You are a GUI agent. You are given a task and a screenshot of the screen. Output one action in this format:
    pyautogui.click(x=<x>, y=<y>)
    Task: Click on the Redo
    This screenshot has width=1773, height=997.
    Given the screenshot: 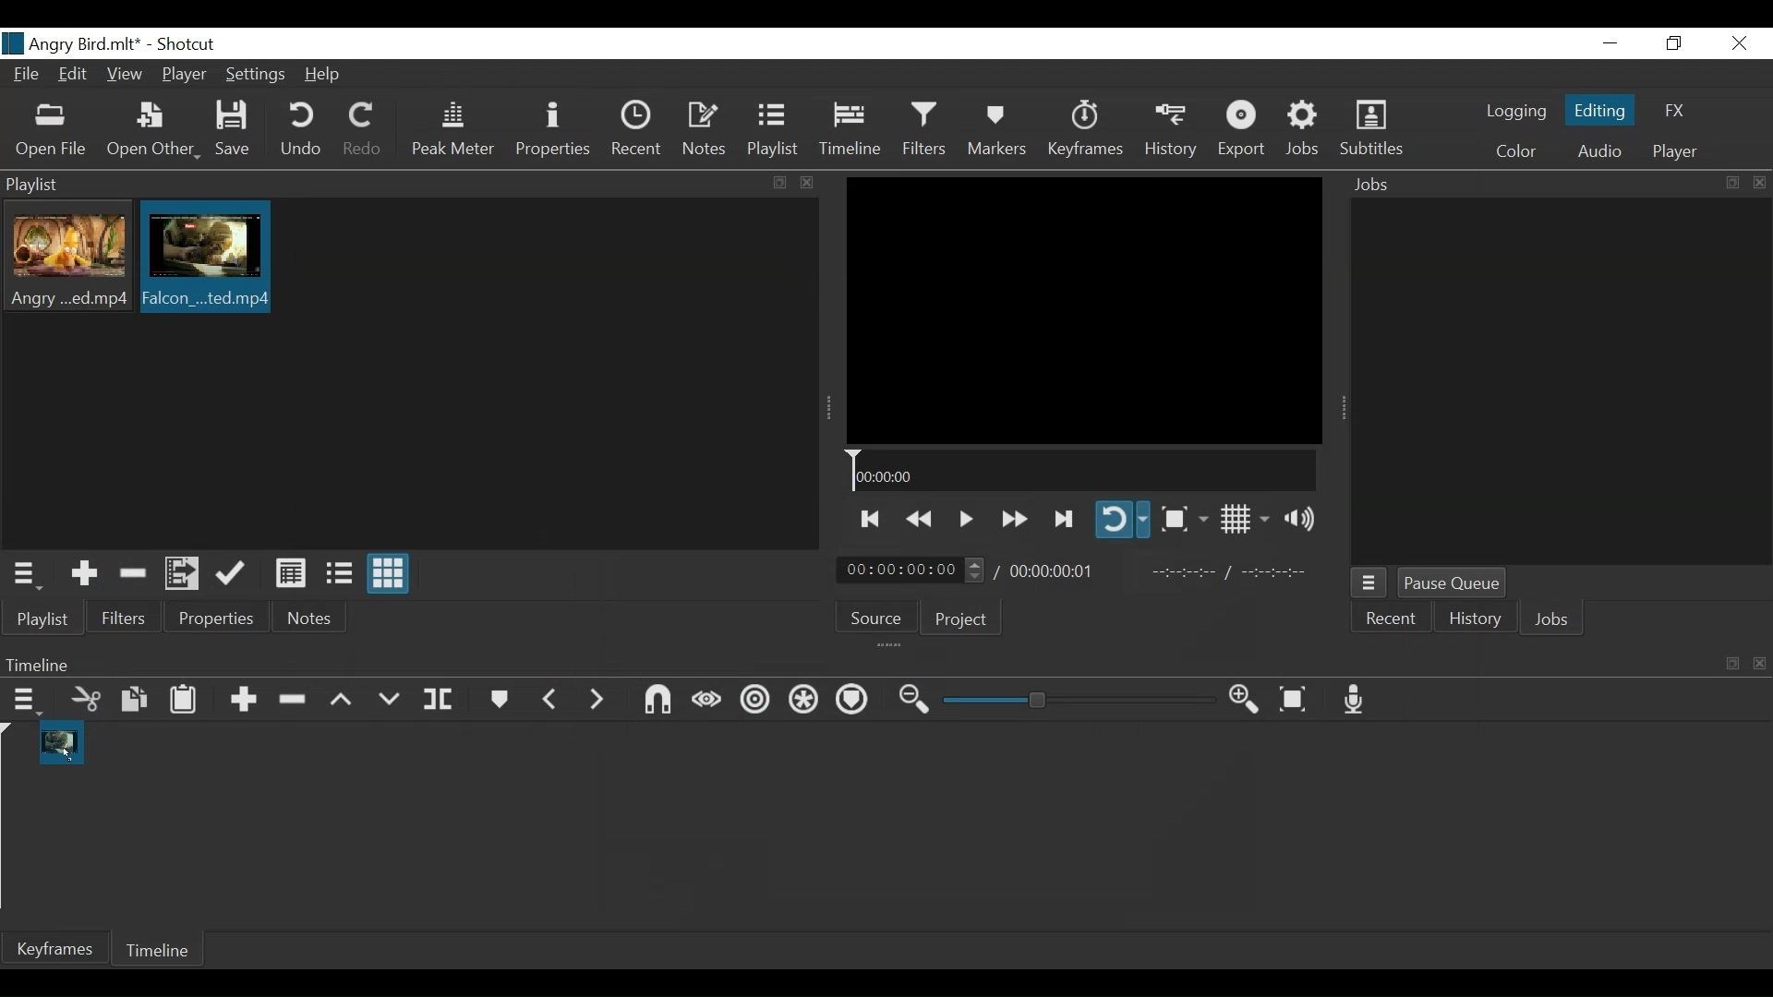 What is the action you would take?
    pyautogui.click(x=364, y=129)
    